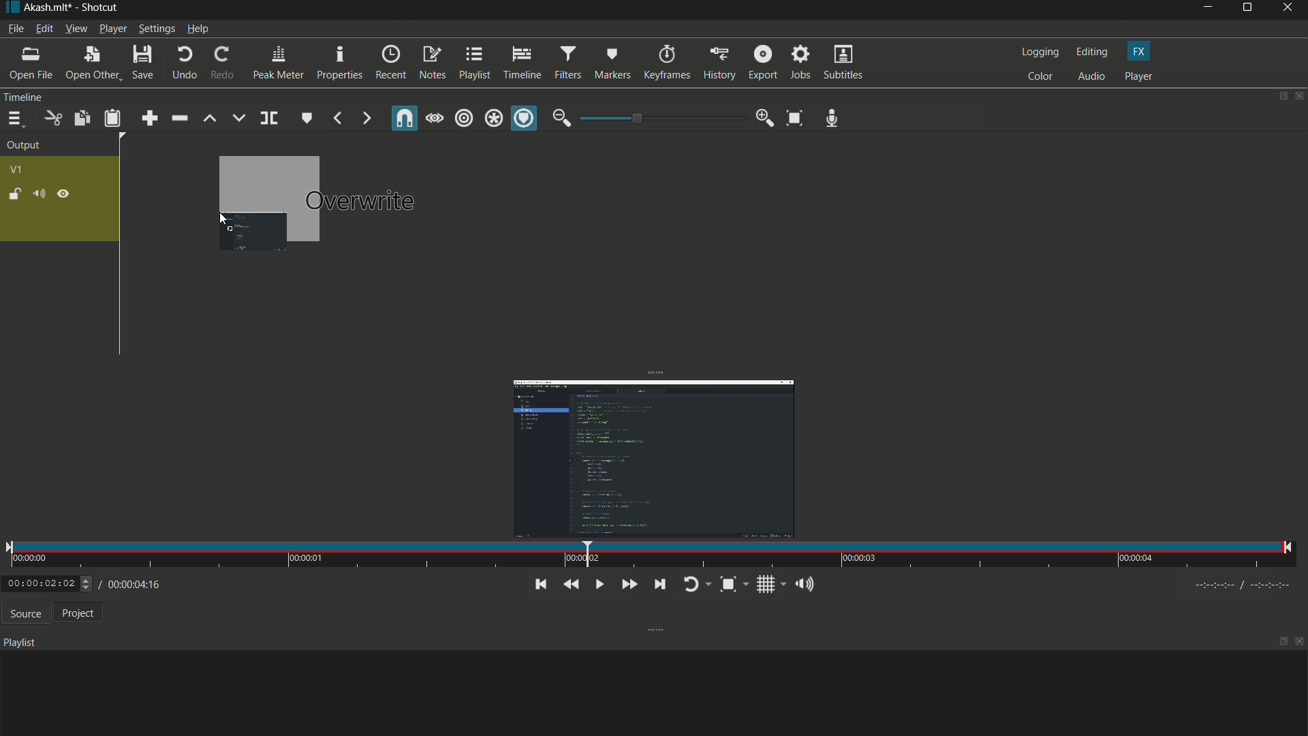 The height and width of the screenshot is (736, 1308). What do you see at coordinates (75, 613) in the screenshot?
I see `project` at bounding box center [75, 613].